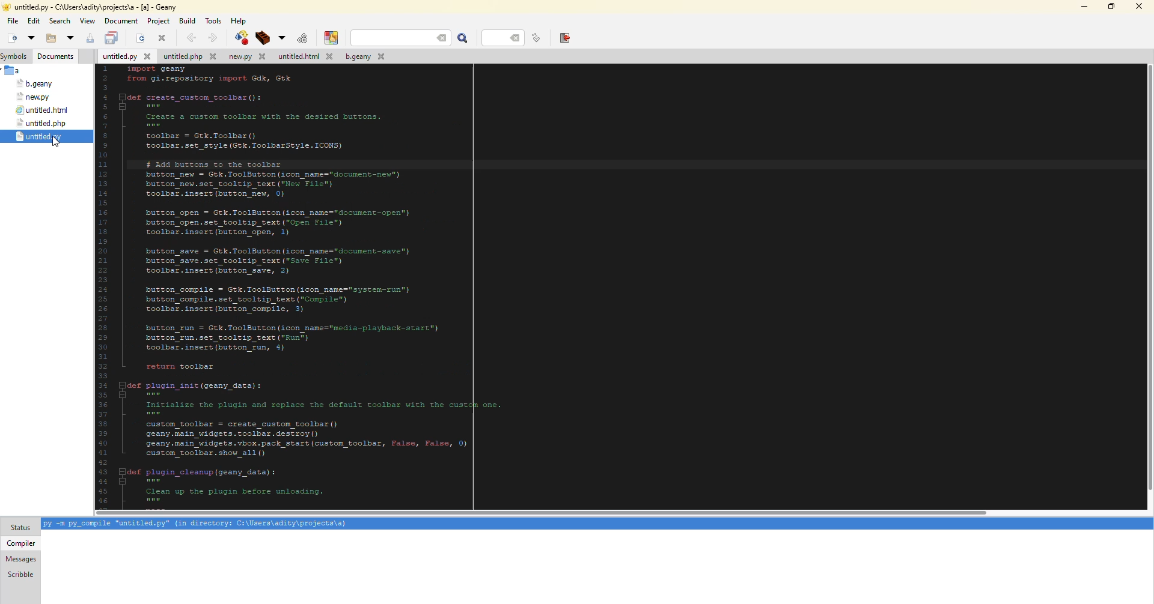  I want to click on scribble, so click(20, 574).